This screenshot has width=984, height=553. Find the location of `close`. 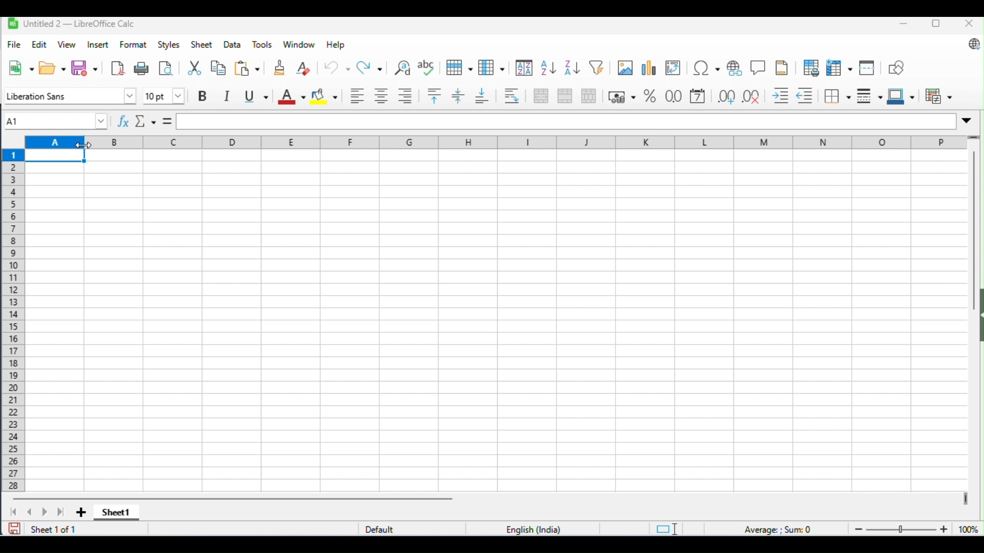

close is located at coordinates (968, 24).